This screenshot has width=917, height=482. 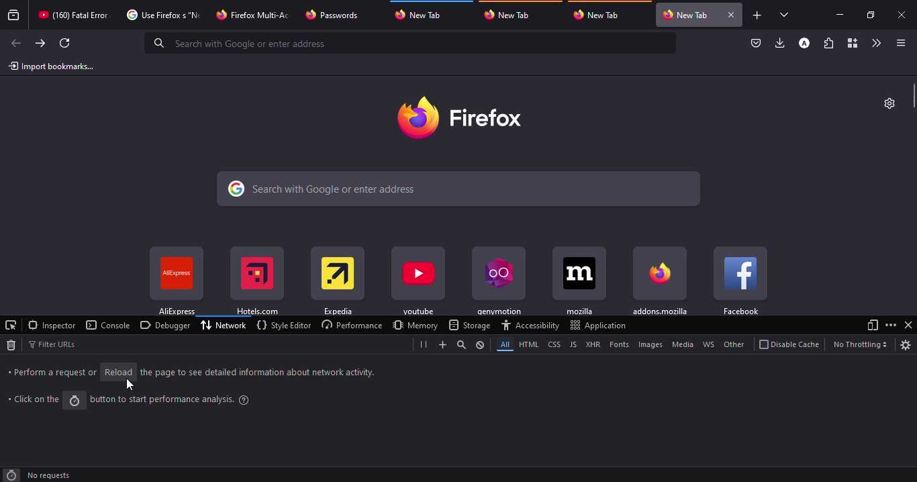 What do you see at coordinates (75, 401) in the screenshot?
I see `watch button` at bounding box center [75, 401].